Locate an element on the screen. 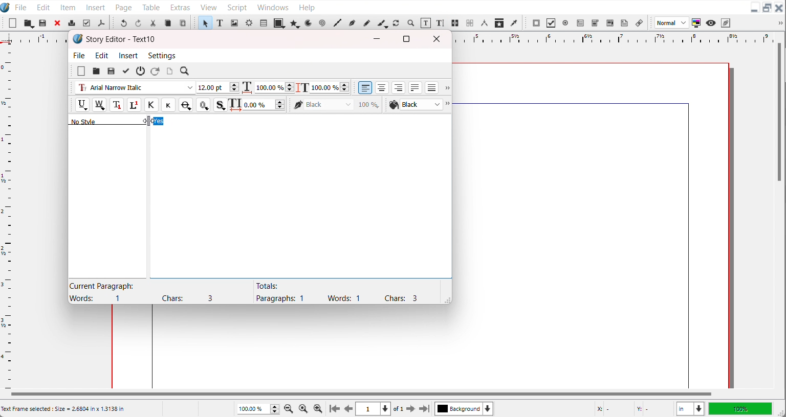 The width and height of the screenshot is (786, 417). Arc is located at coordinates (309, 22).